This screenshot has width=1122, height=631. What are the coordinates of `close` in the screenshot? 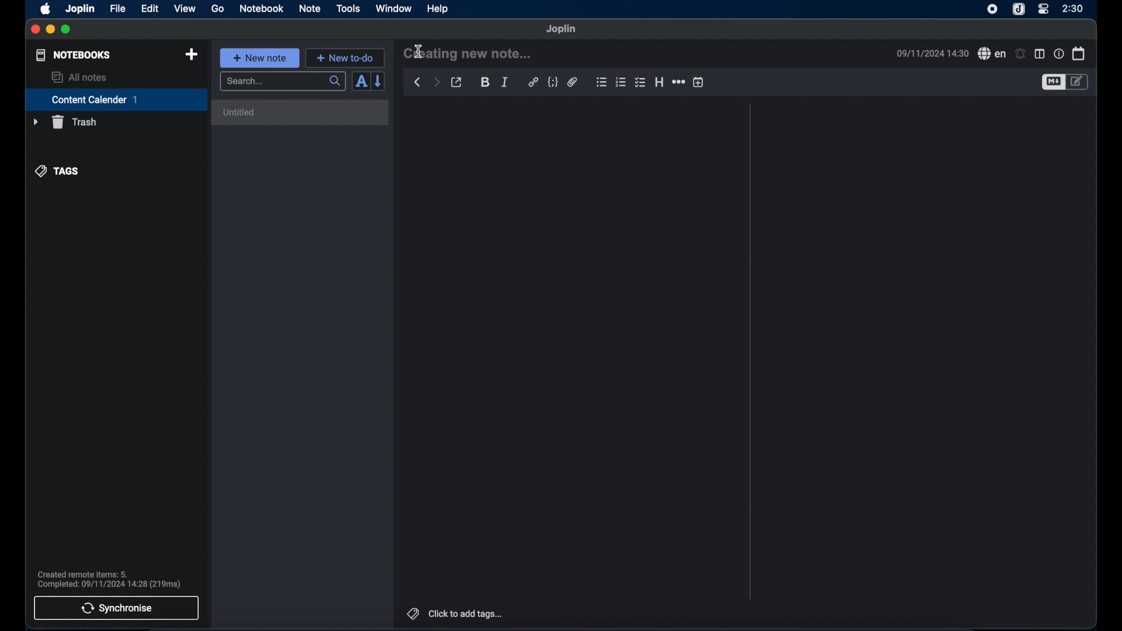 It's located at (34, 30).